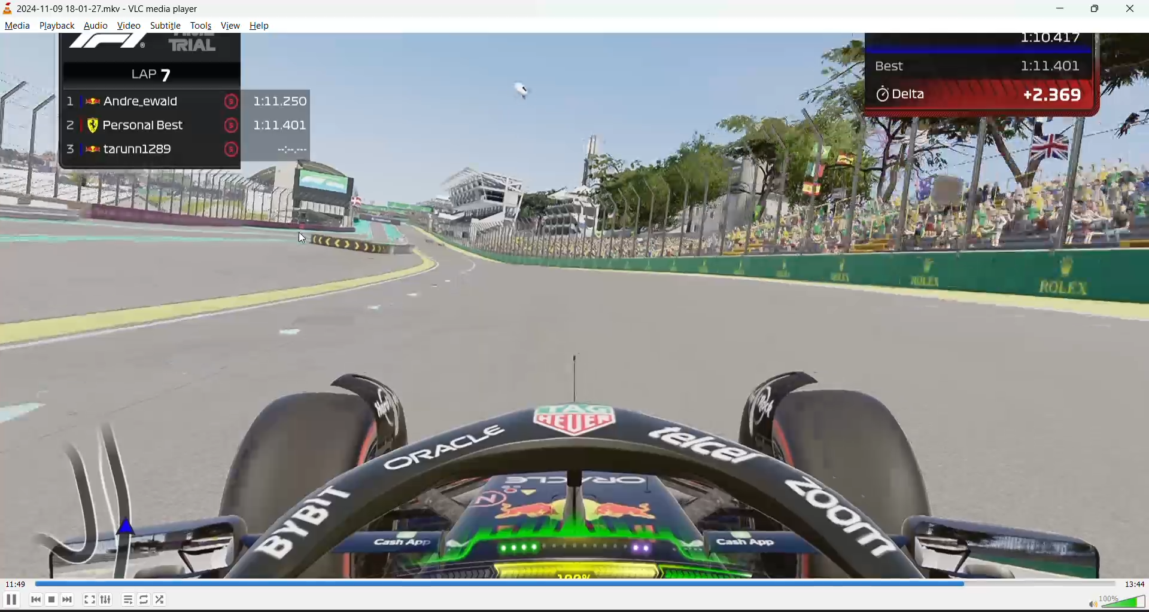 The width and height of the screenshot is (1149, 612). Describe the element at coordinates (131, 26) in the screenshot. I see `video` at that location.